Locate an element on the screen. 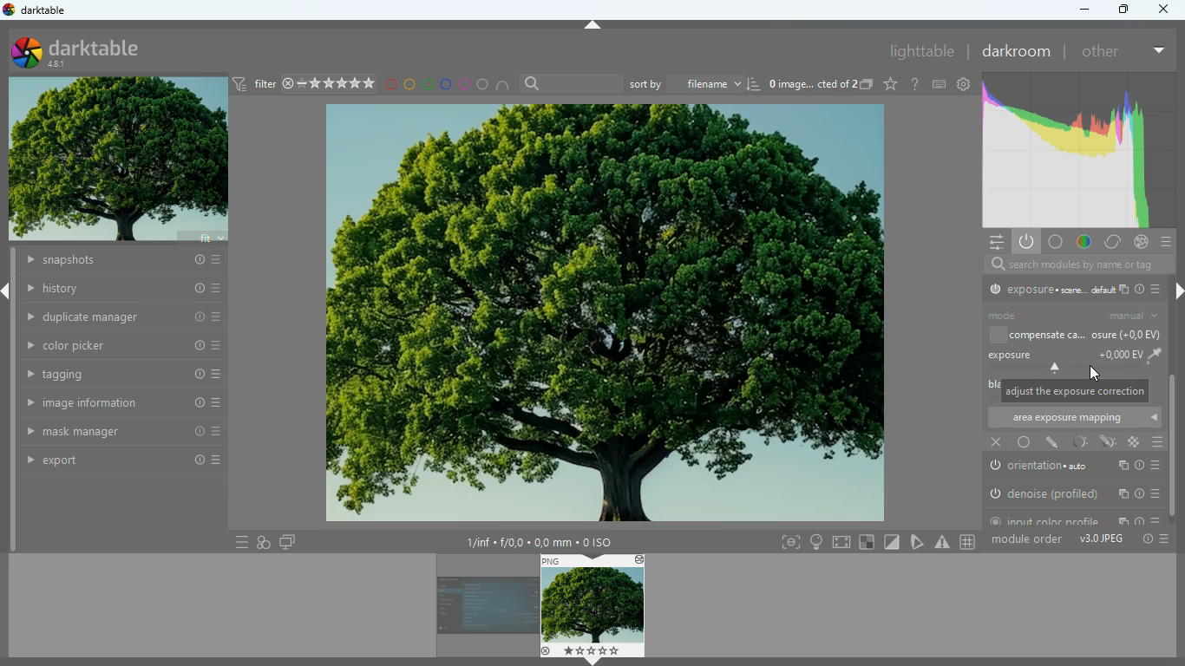  color is located at coordinates (1086, 241).